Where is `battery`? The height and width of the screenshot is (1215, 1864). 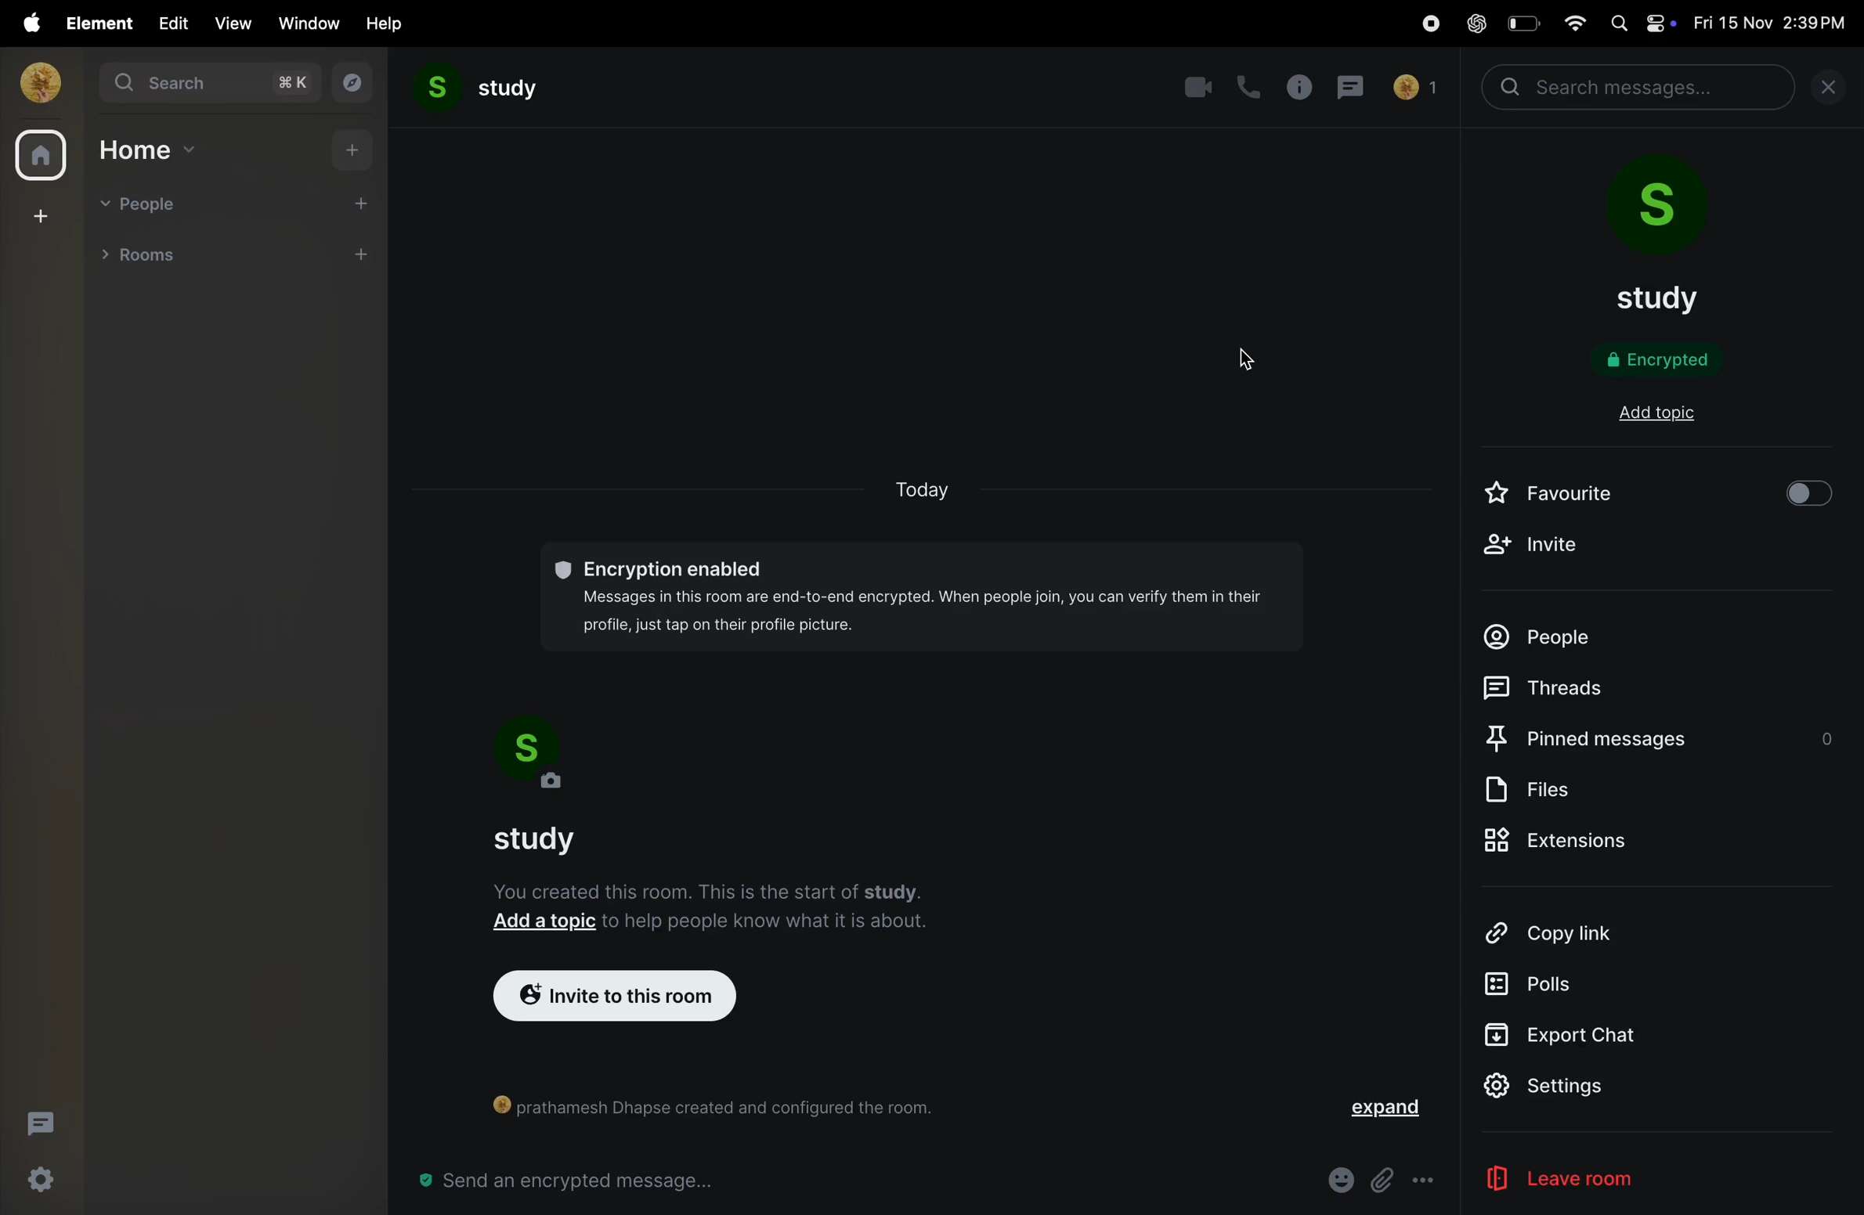
battery is located at coordinates (1521, 23).